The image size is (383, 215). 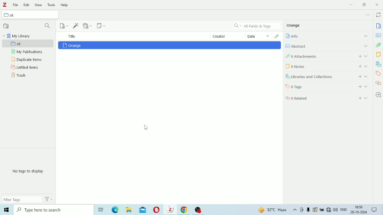 I want to click on Type here to search, so click(x=52, y=209).